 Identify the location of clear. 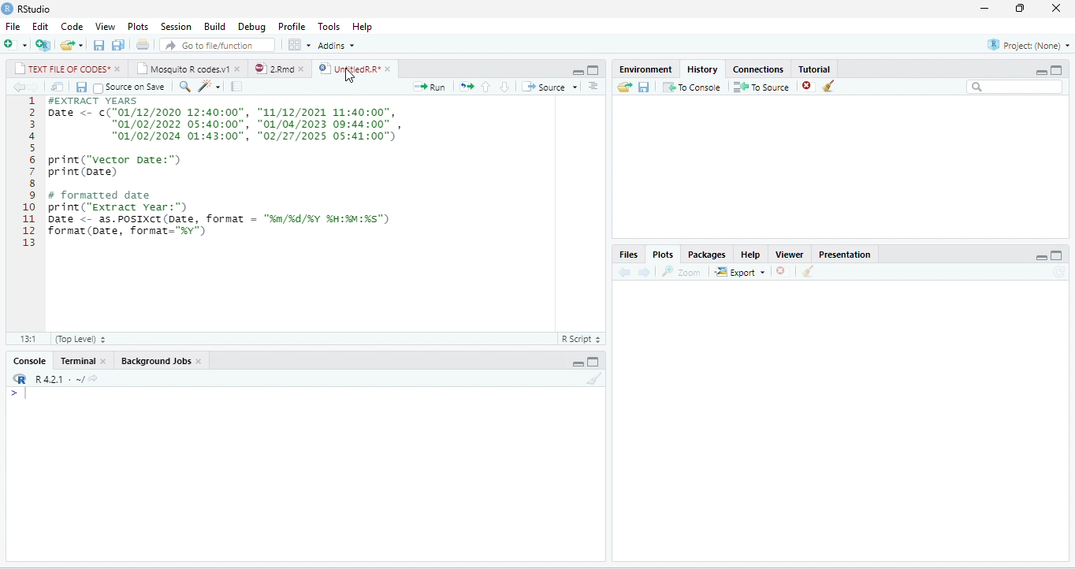
(595, 378).